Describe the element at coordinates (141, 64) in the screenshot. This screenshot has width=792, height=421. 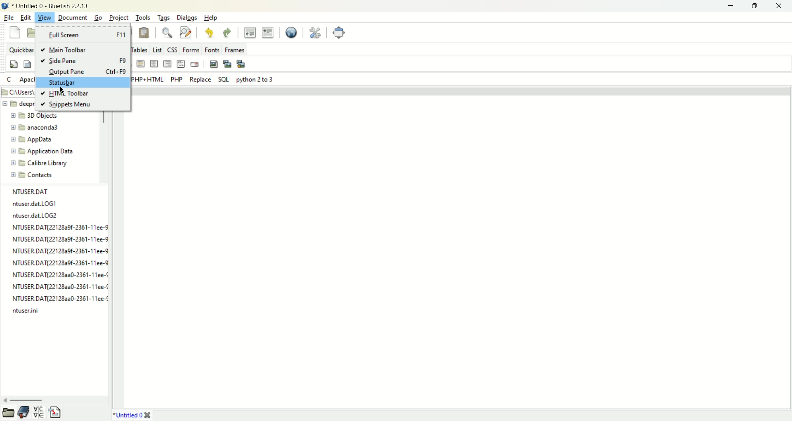
I see `horizontal rule` at that location.